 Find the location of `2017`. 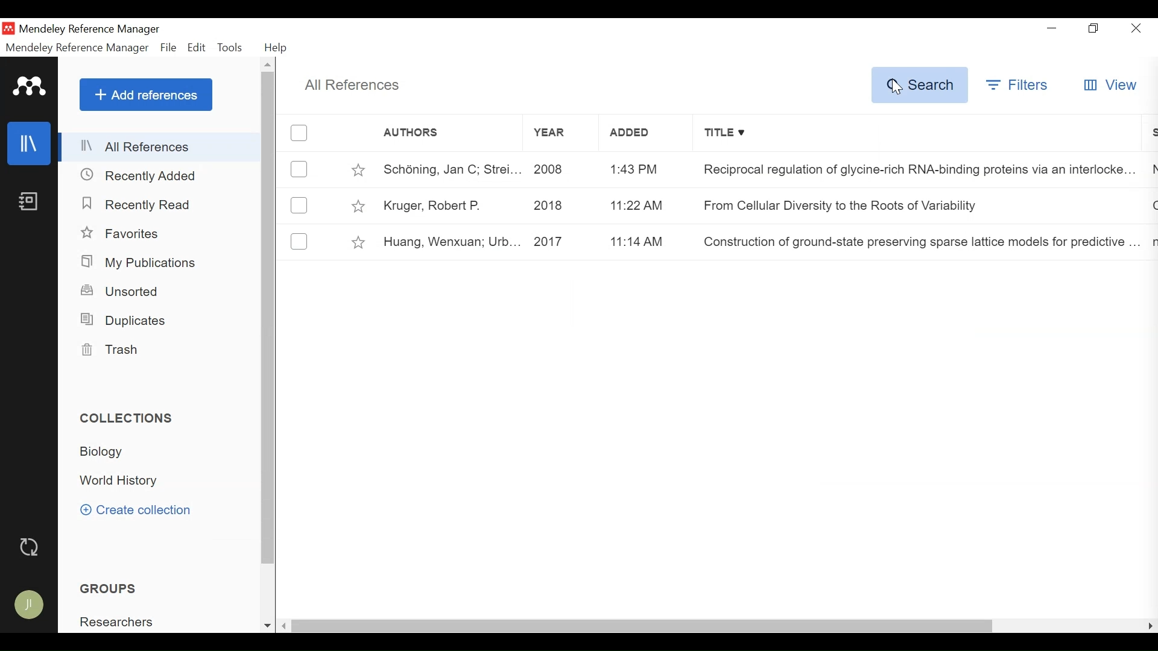

2017 is located at coordinates (562, 243).